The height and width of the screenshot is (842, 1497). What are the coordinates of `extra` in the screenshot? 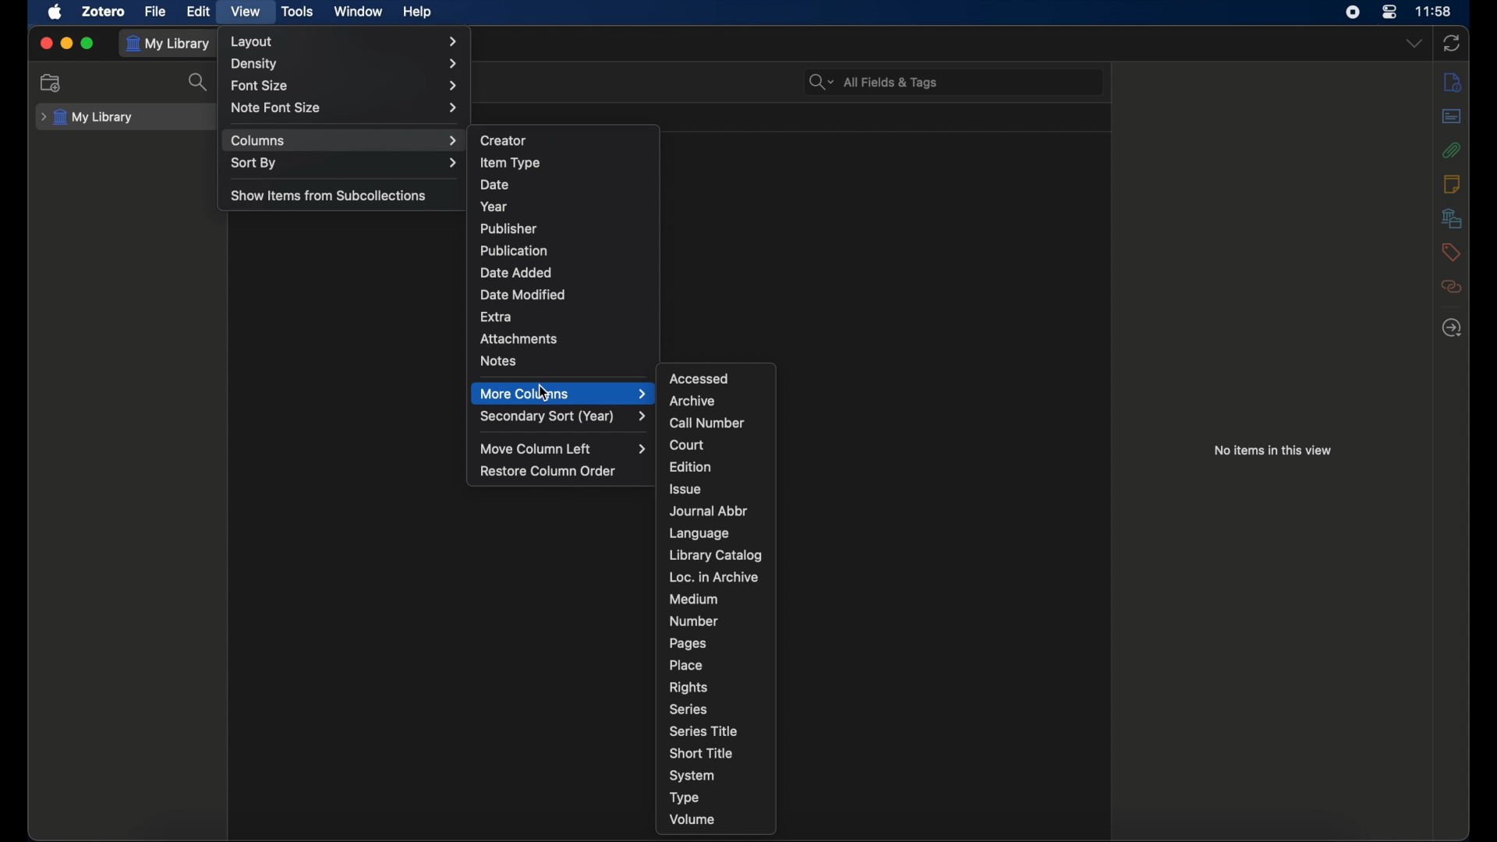 It's located at (497, 317).